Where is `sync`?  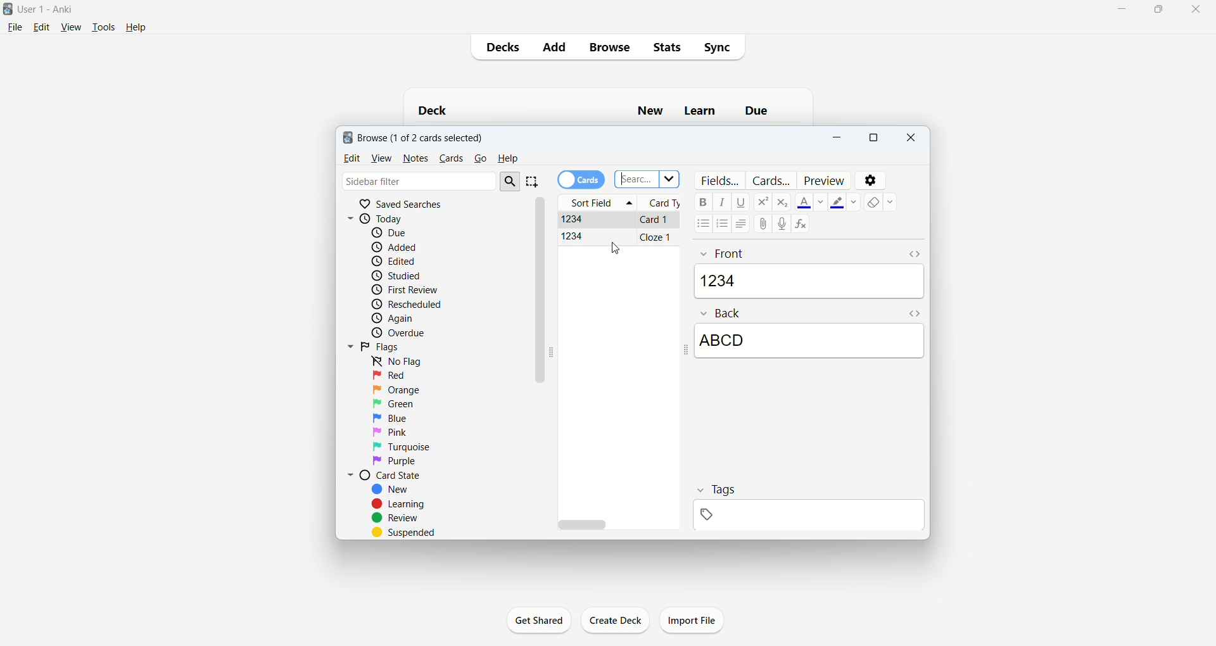 sync is located at coordinates (719, 48).